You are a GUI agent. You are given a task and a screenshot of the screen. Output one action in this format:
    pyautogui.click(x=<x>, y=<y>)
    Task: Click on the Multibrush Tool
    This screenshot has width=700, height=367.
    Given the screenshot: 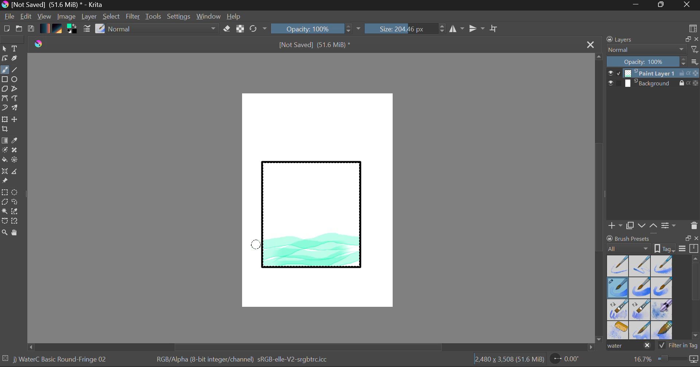 What is the action you would take?
    pyautogui.click(x=15, y=109)
    